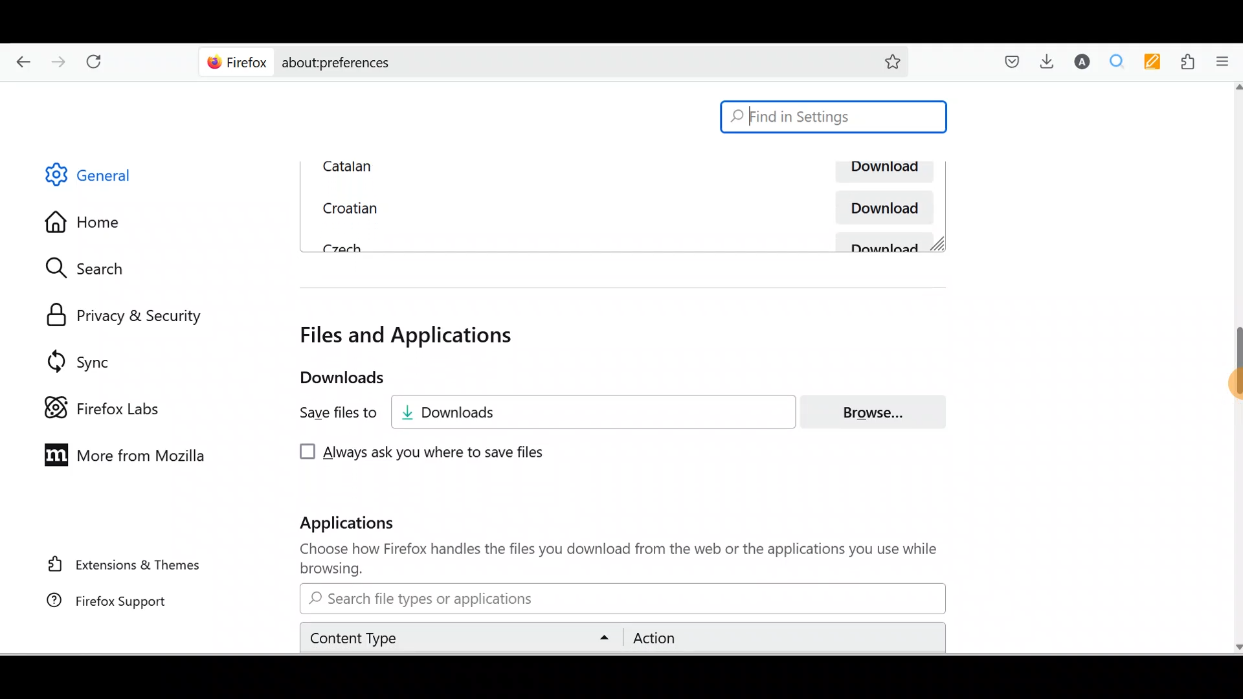  What do you see at coordinates (84, 220) in the screenshot?
I see `Home settings` at bounding box center [84, 220].